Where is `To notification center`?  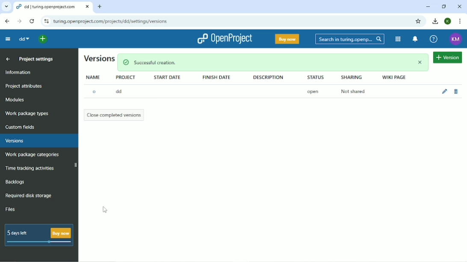
To notification center is located at coordinates (415, 39).